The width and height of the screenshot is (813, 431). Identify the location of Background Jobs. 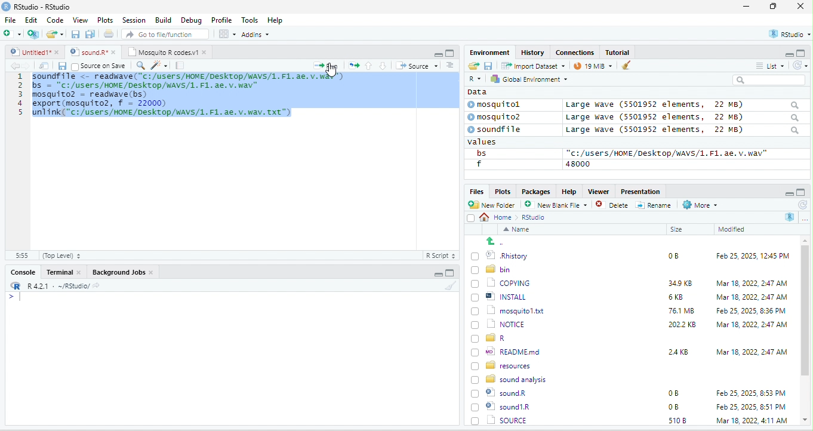
(122, 272).